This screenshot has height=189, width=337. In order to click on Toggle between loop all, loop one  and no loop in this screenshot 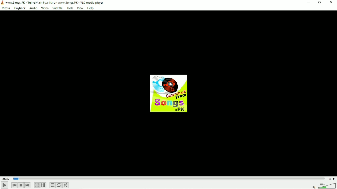, I will do `click(59, 185)`.